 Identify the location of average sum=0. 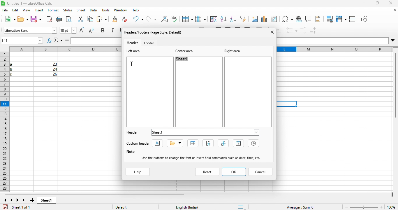
(299, 206).